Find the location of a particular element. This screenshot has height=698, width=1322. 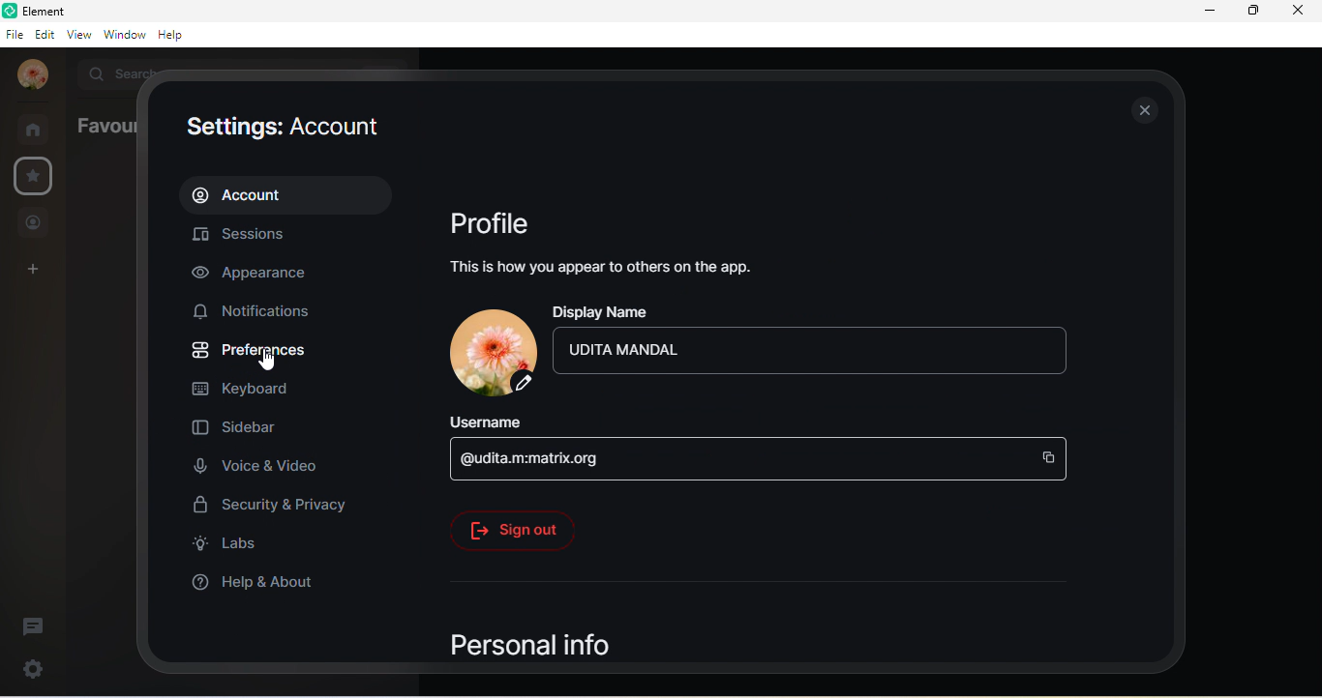

sign out is located at coordinates (513, 531).